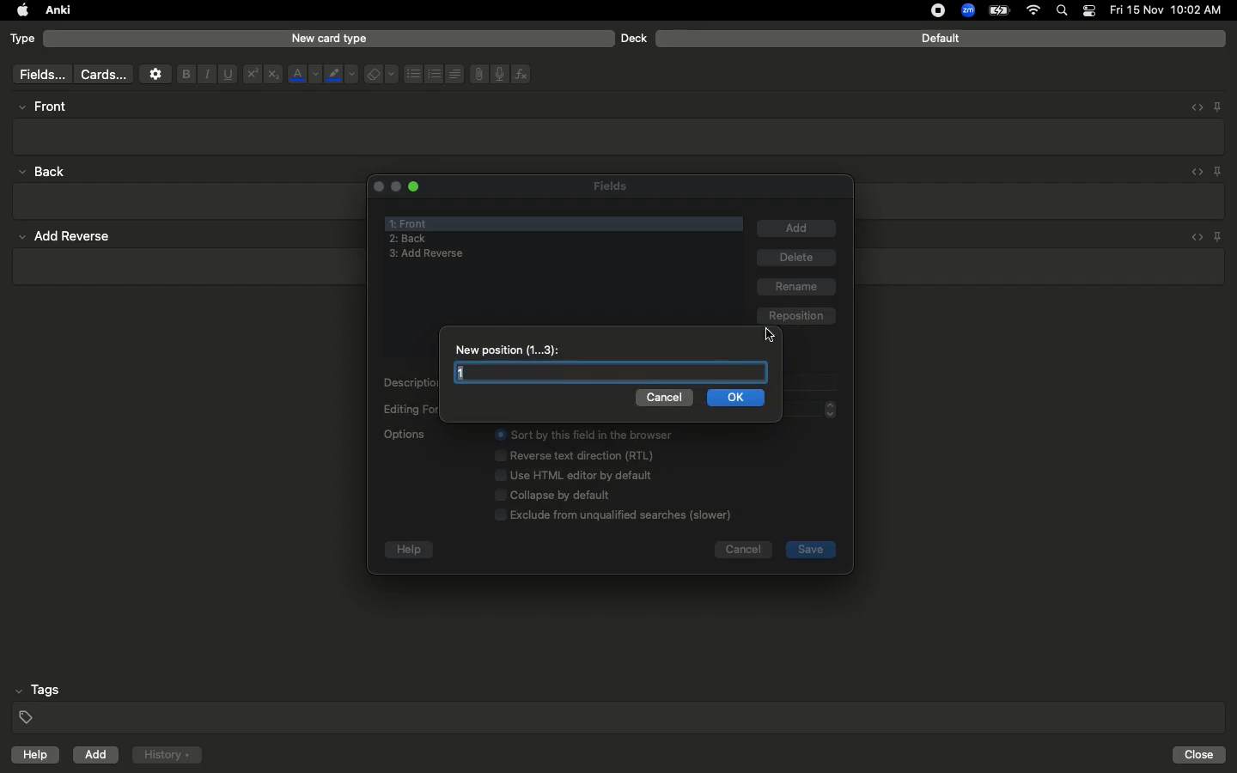 Image resolution: width=1237 pixels, height=773 pixels. What do you see at coordinates (811, 550) in the screenshot?
I see `save` at bounding box center [811, 550].